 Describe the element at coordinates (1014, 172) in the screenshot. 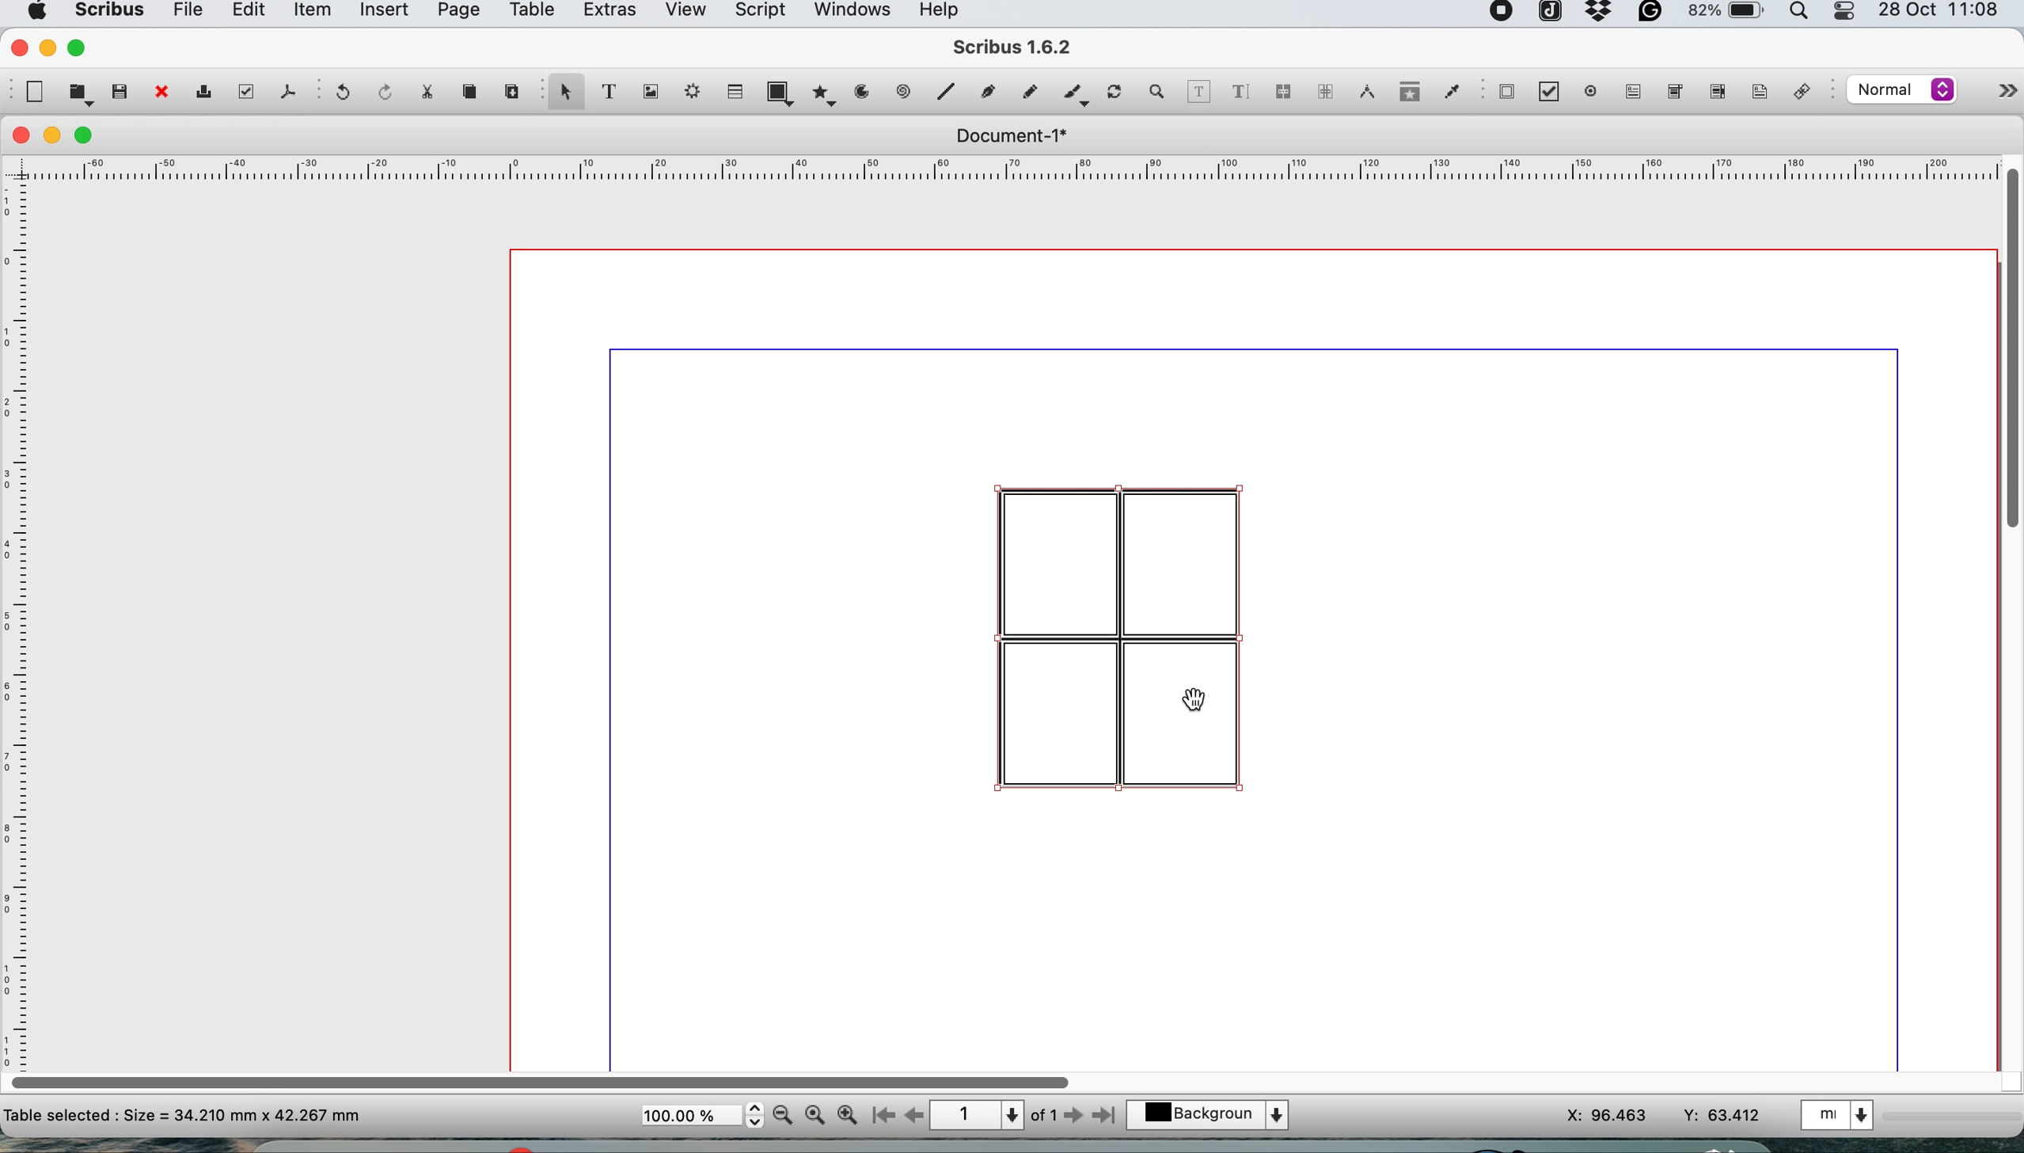

I see `horizontal scale` at that location.